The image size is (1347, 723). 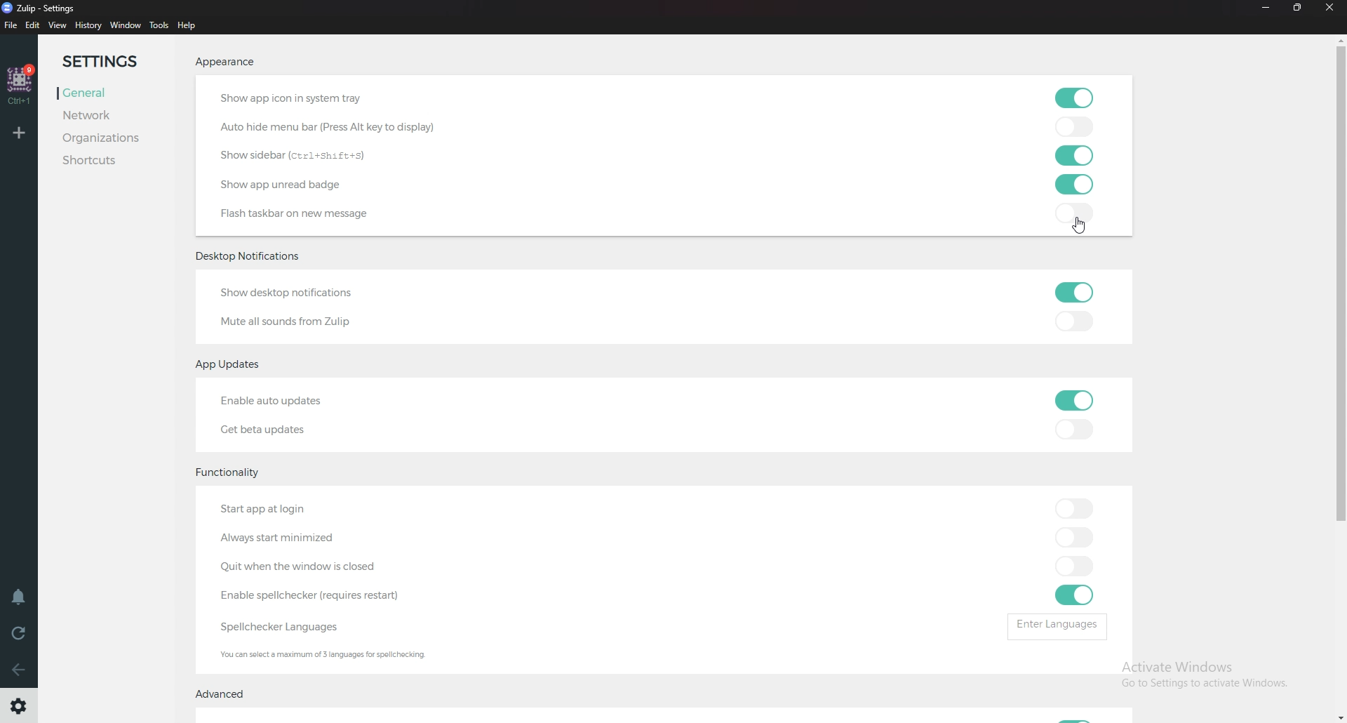 What do you see at coordinates (300, 567) in the screenshot?
I see `Quit when the window is closed` at bounding box center [300, 567].